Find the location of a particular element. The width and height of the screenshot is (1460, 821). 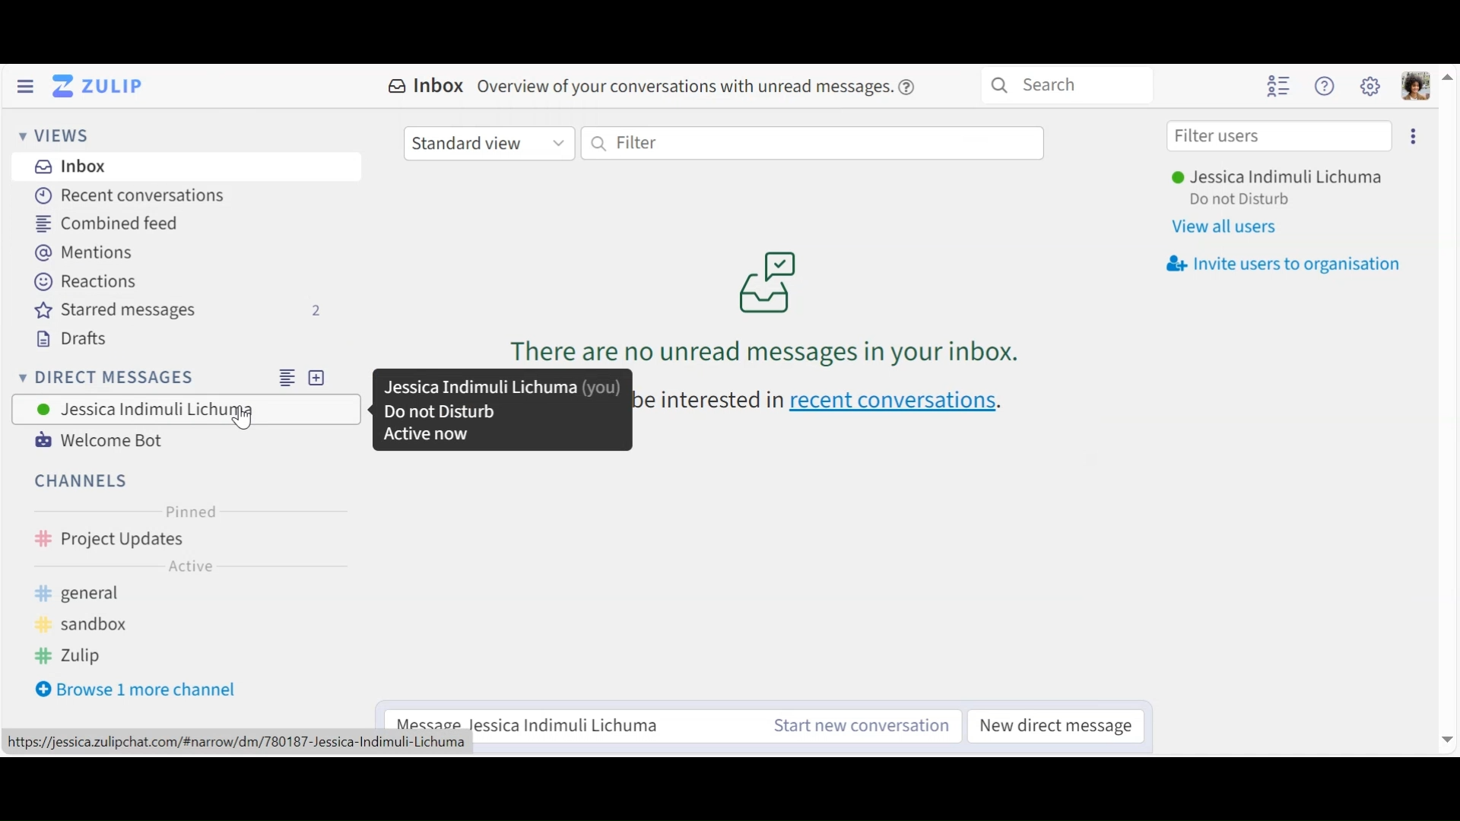

Status is located at coordinates (1246, 201).